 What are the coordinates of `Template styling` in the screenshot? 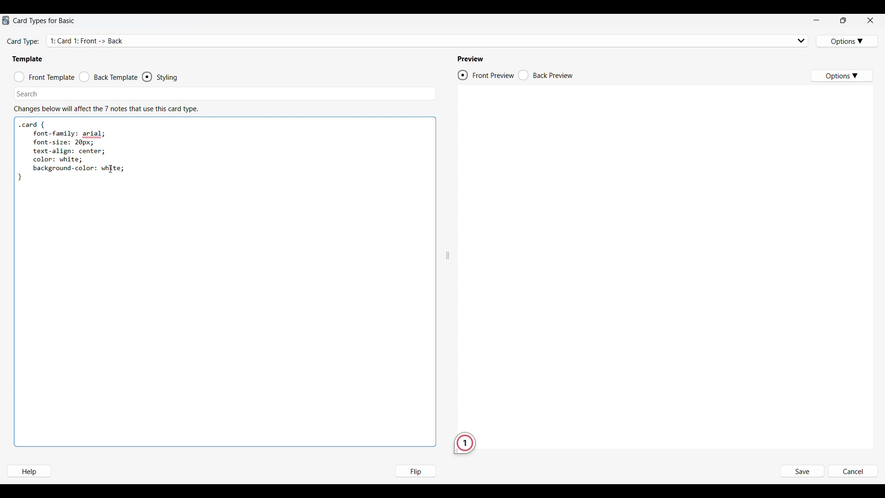 It's located at (169, 77).